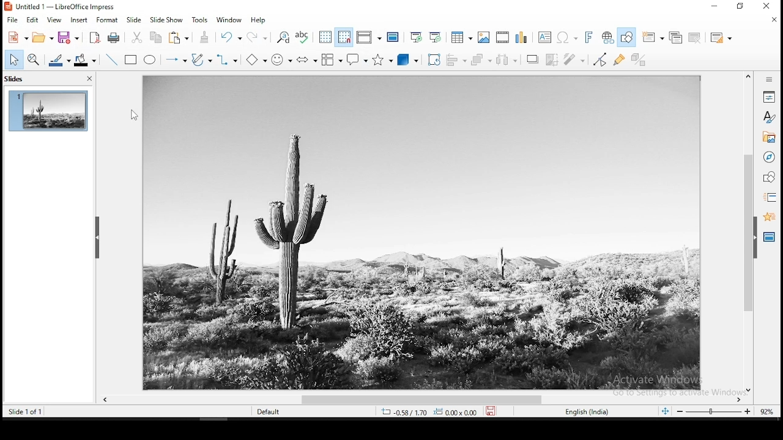 This screenshot has width=783, height=440. Describe the element at coordinates (60, 60) in the screenshot. I see `line color` at that location.